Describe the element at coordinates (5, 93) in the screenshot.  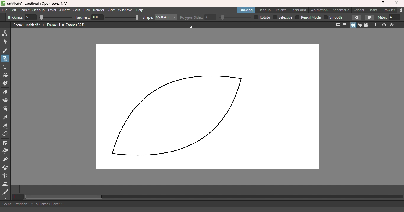
I see `Eraser tool` at that location.